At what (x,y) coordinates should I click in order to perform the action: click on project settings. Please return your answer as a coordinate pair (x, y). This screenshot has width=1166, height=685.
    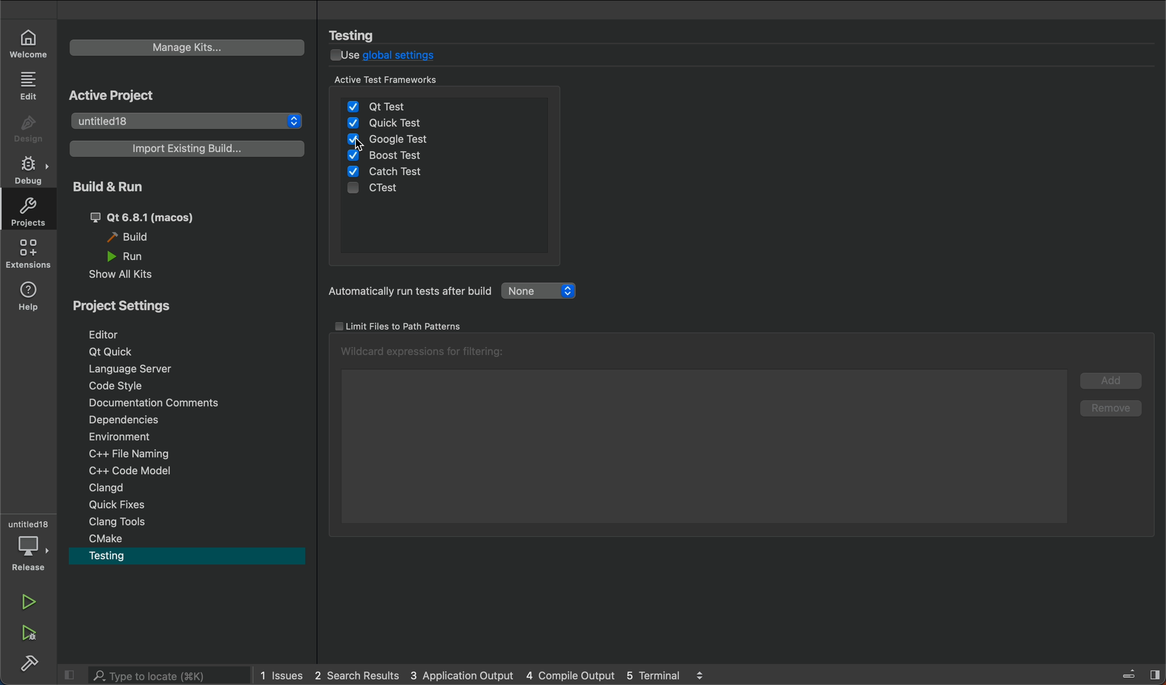
    Looking at the image, I should click on (135, 307).